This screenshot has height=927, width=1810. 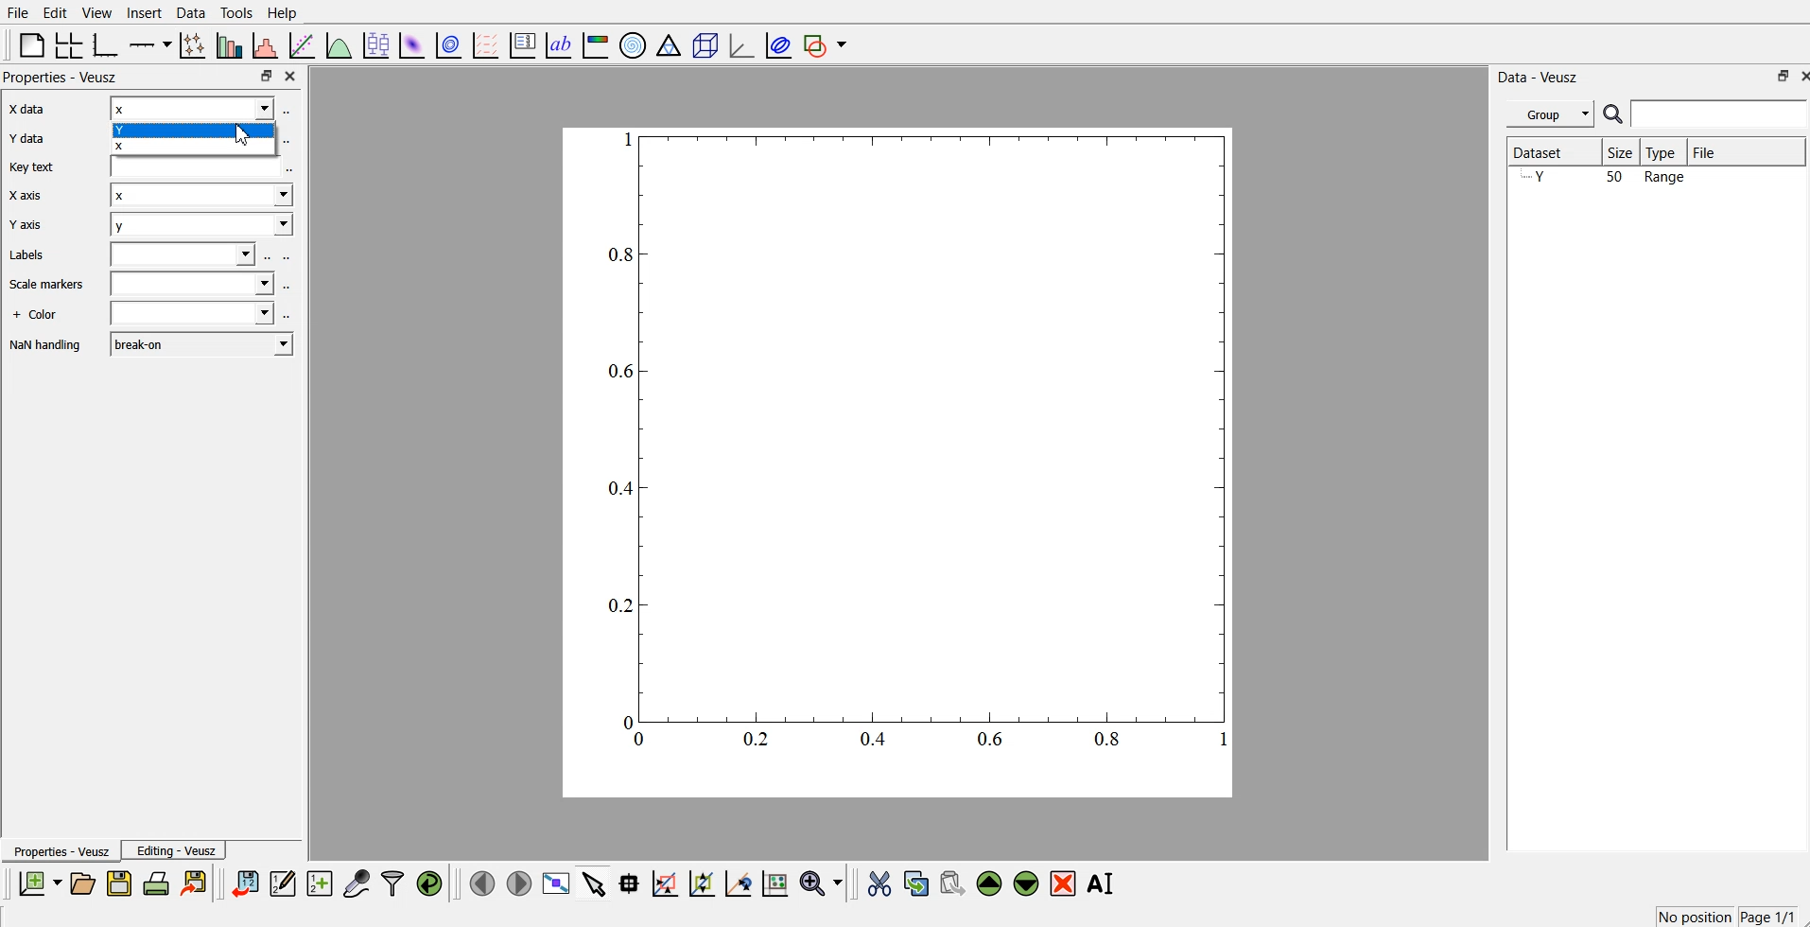 I want to click on copy the selected widgets, so click(x=916, y=884).